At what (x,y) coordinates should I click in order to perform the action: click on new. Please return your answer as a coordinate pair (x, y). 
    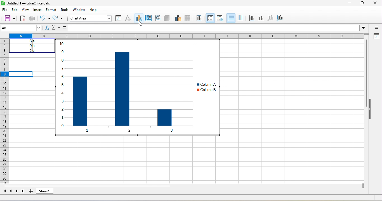
    Looking at the image, I should click on (8, 18).